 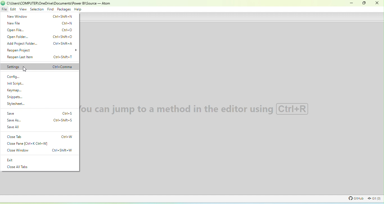 I want to click on find menu, so click(x=50, y=9).